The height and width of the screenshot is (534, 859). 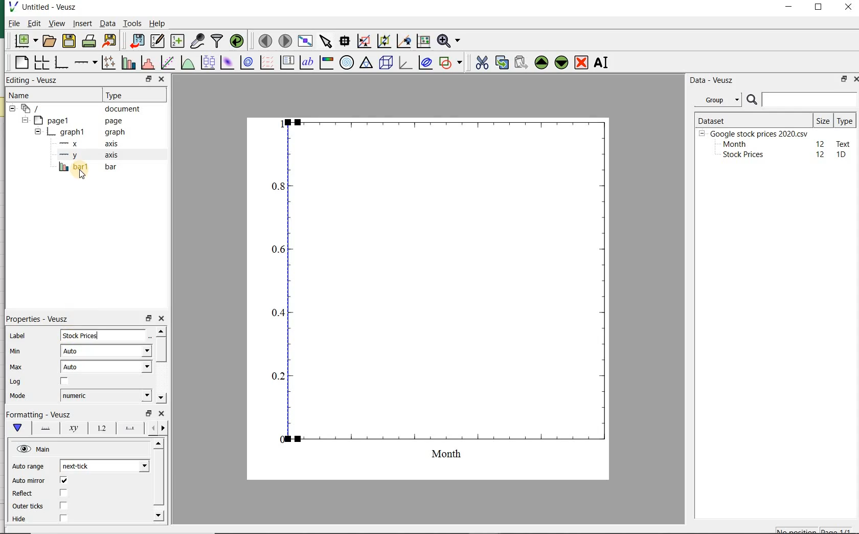 I want to click on click to reset graph axes, so click(x=422, y=41).